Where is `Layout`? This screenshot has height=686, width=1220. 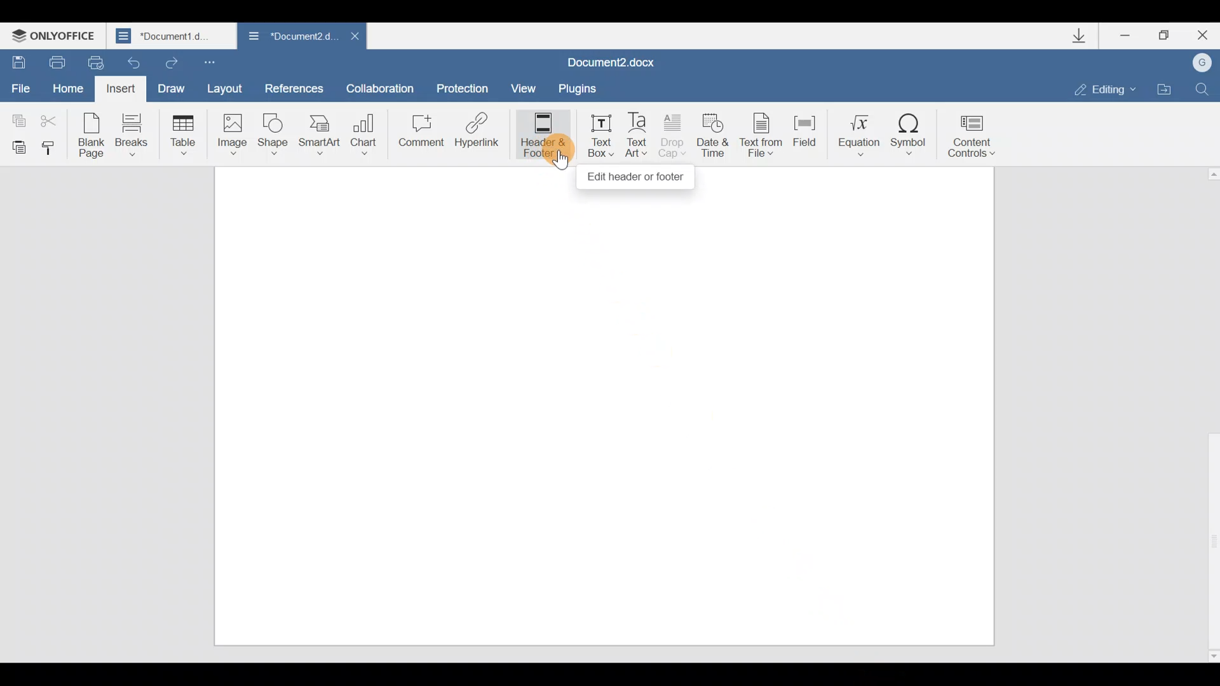 Layout is located at coordinates (229, 88).